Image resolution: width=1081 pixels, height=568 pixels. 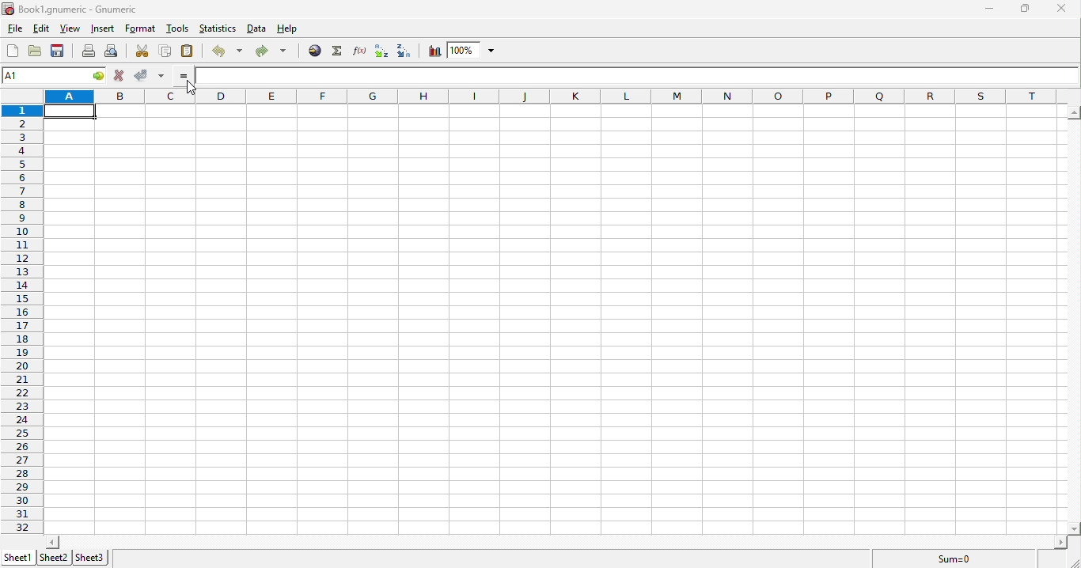 I want to click on new, so click(x=13, y=51).